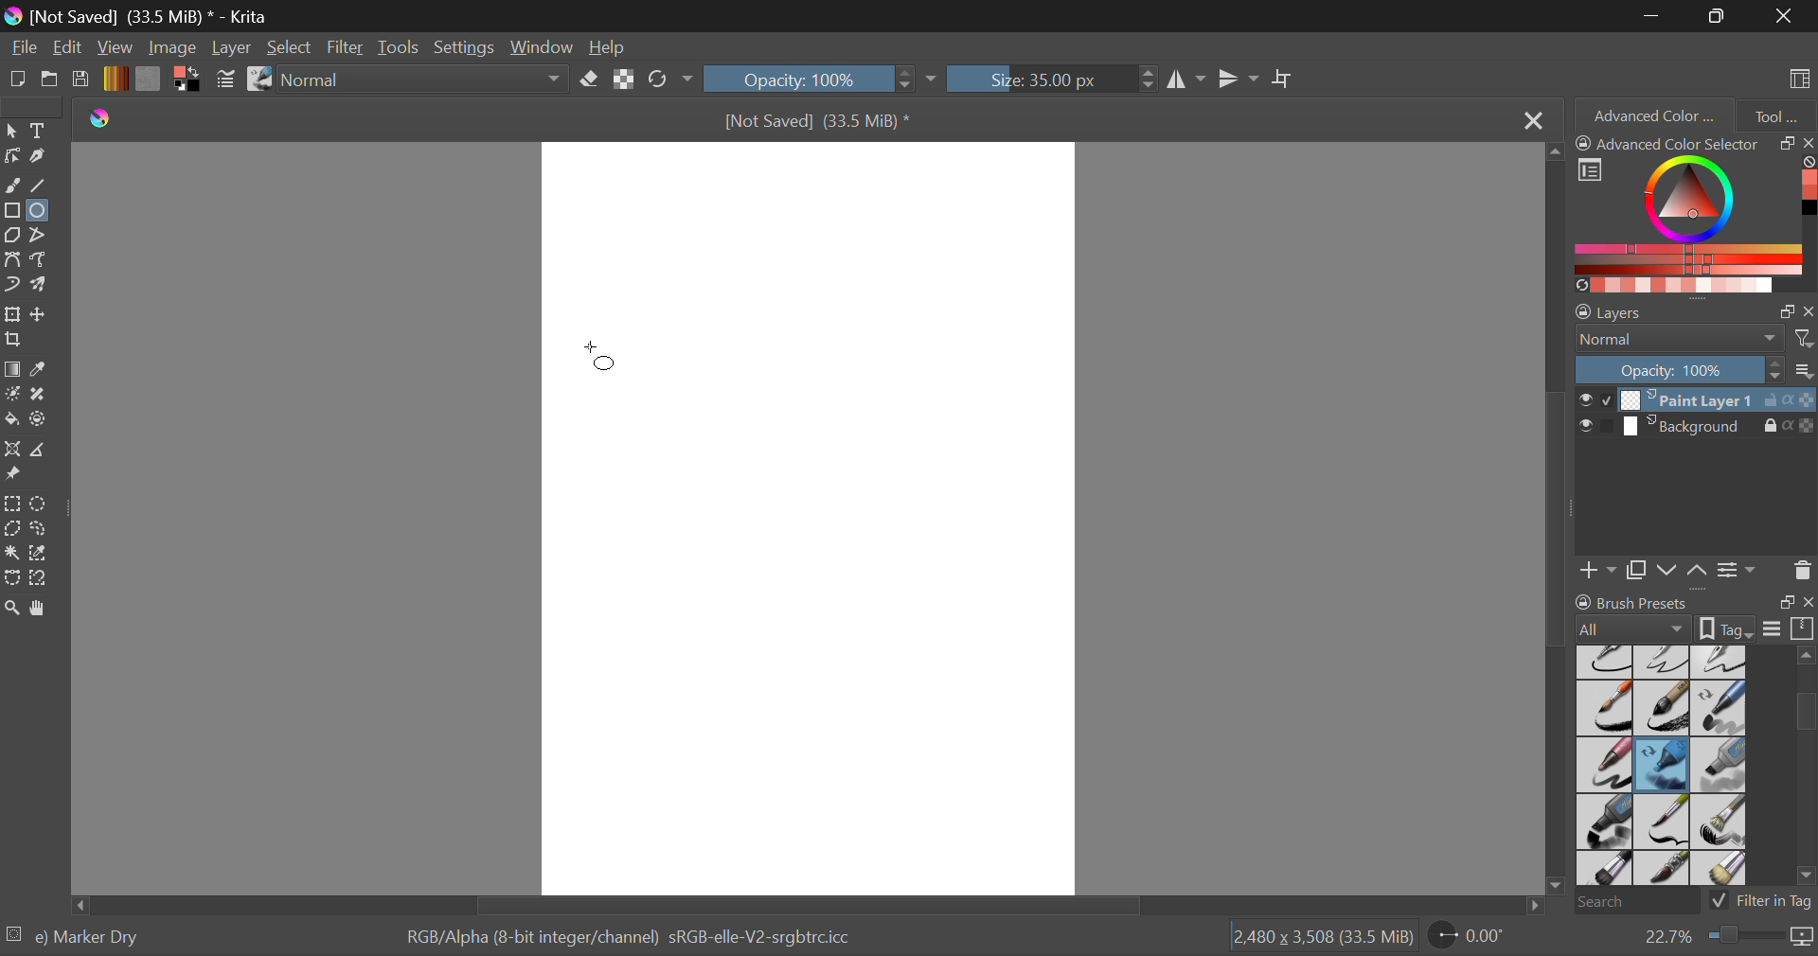 Image resolution: width=1818 pixels, height=956 pixels. Describe the element at coordinates (1720, 765) in the screenshot. I see `Marker Medium` at that location.